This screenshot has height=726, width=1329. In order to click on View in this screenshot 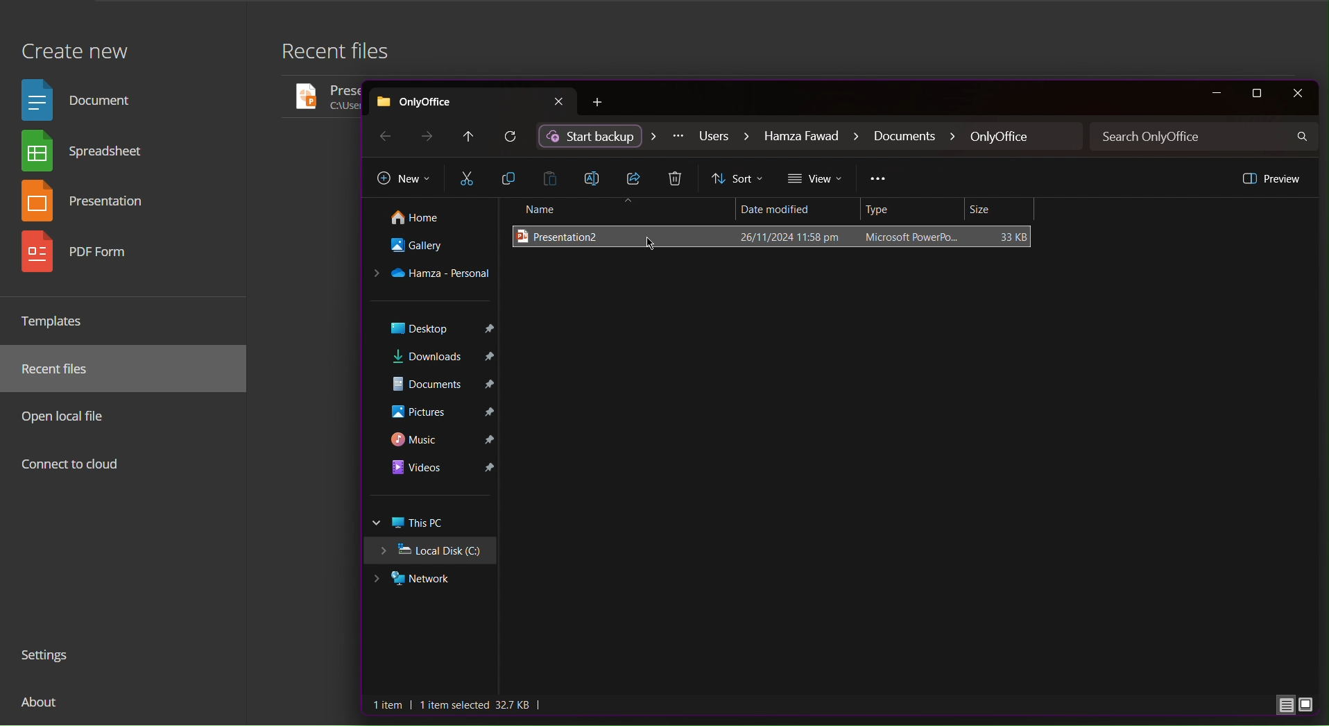, I will do `click(816, 179)`.